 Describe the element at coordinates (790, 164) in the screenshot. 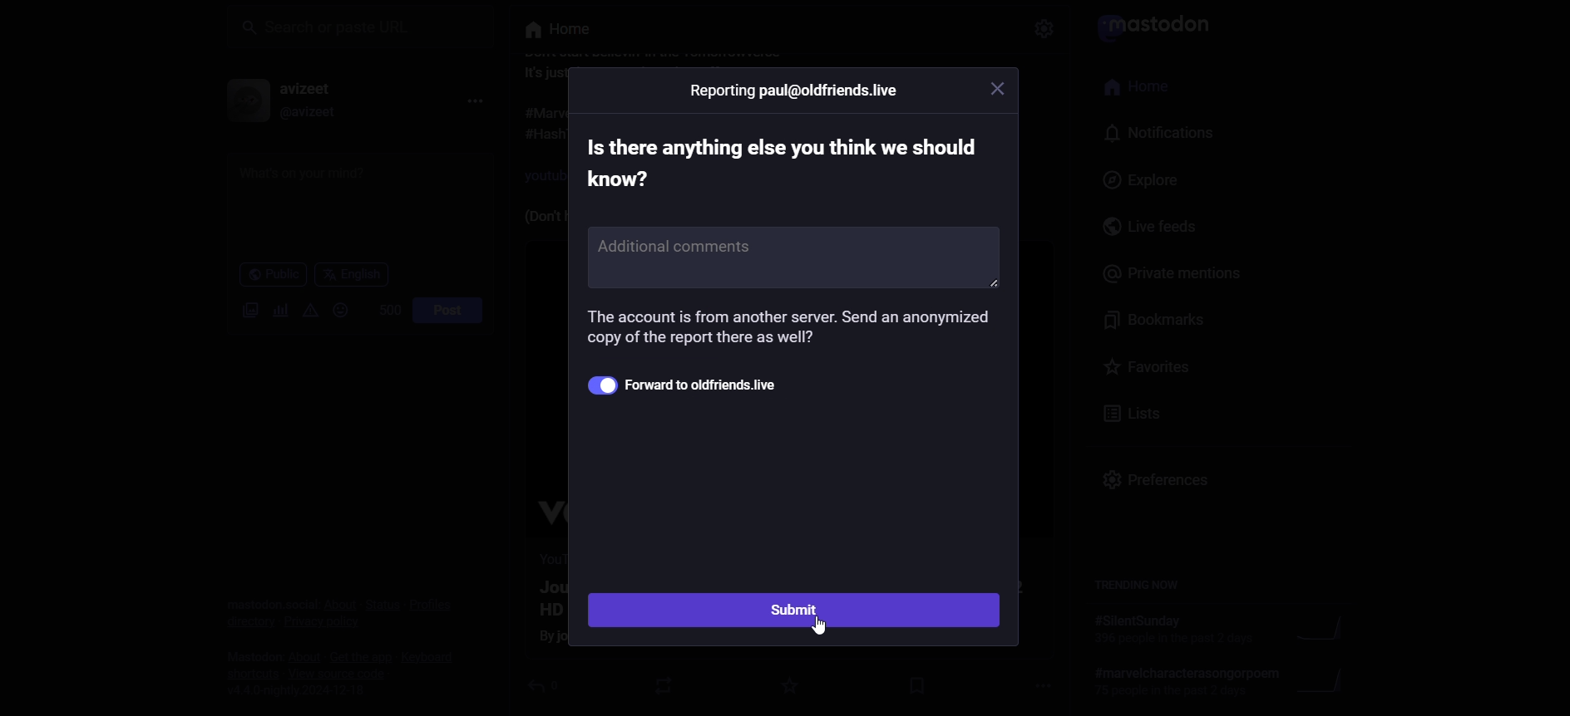

I see `text` at that location.